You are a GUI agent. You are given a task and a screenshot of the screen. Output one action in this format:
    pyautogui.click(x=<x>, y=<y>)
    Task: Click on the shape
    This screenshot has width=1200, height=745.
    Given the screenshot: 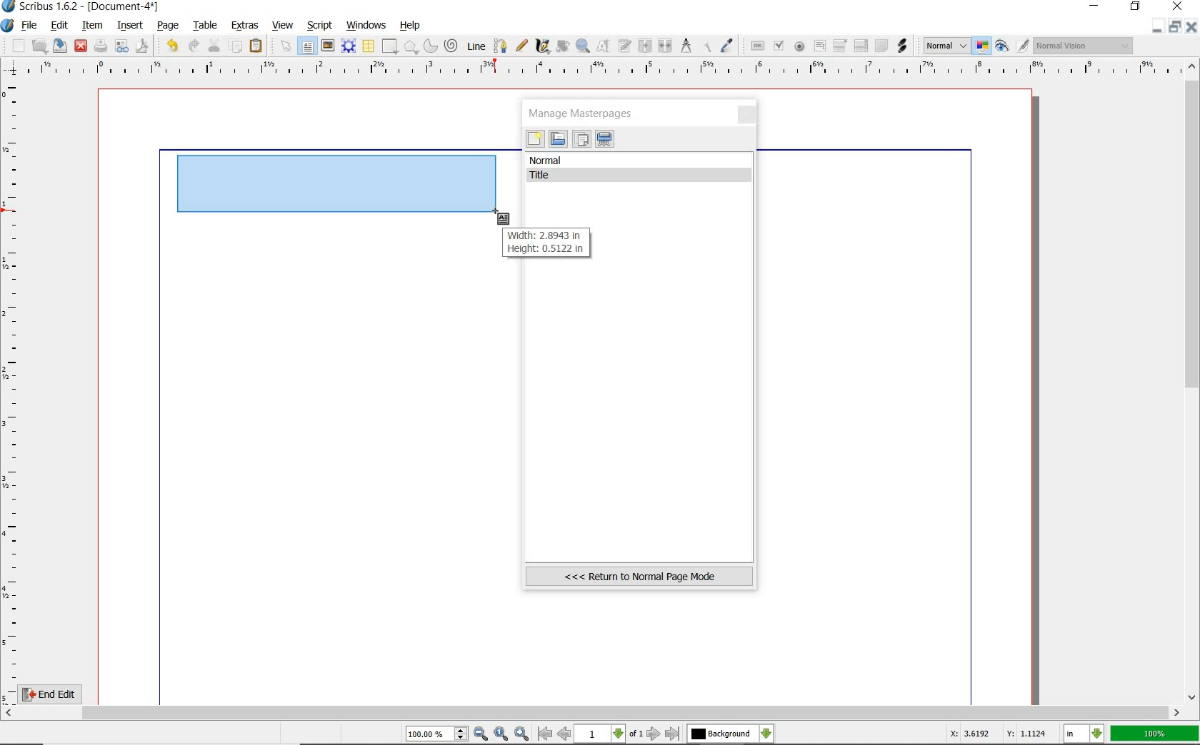 What is the action you would take?
    pyautogui.click(x=390, y=47)
    